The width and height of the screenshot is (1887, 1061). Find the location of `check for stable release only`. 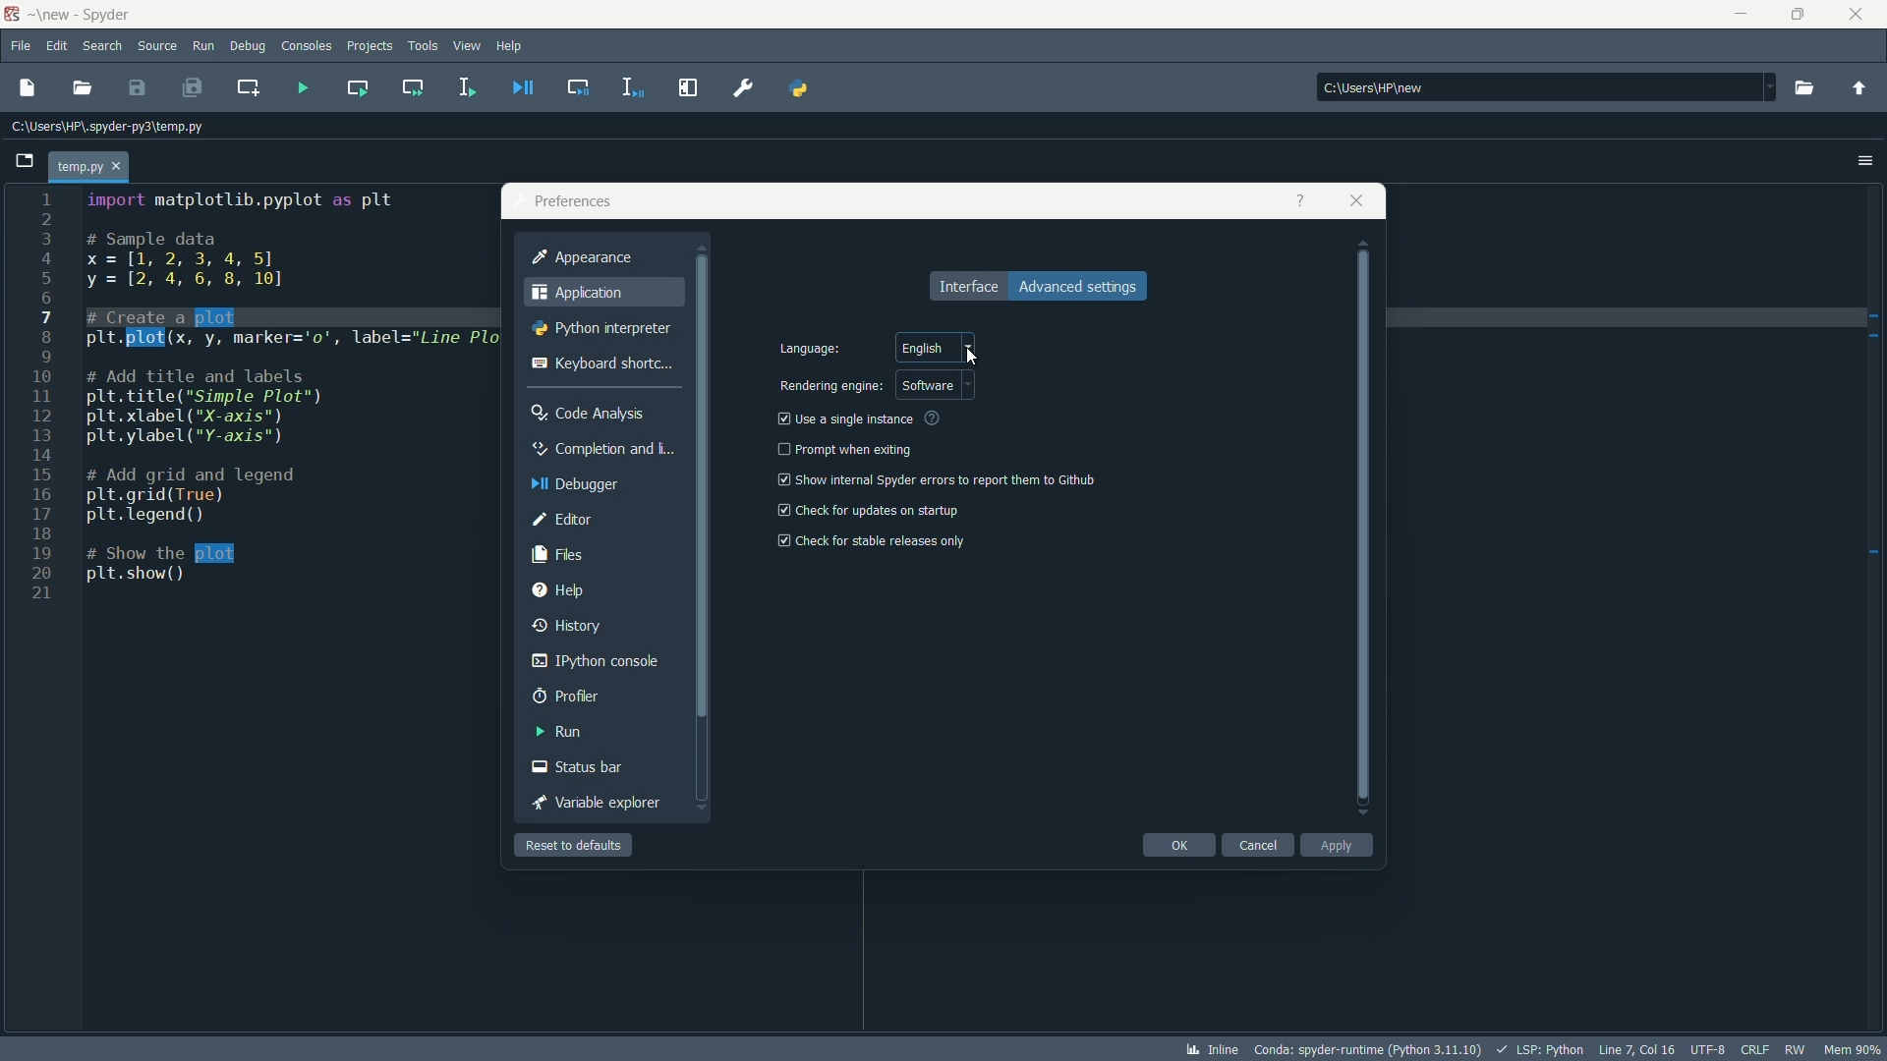

check for stable release only is located at coordinates (882, 541).